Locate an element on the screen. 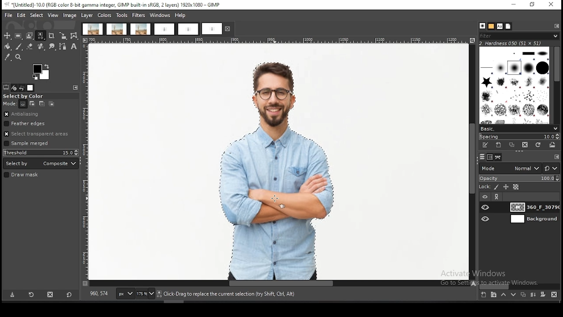 This screenshot has width=563, height=317. tool options is located at coordinates (6, 88).